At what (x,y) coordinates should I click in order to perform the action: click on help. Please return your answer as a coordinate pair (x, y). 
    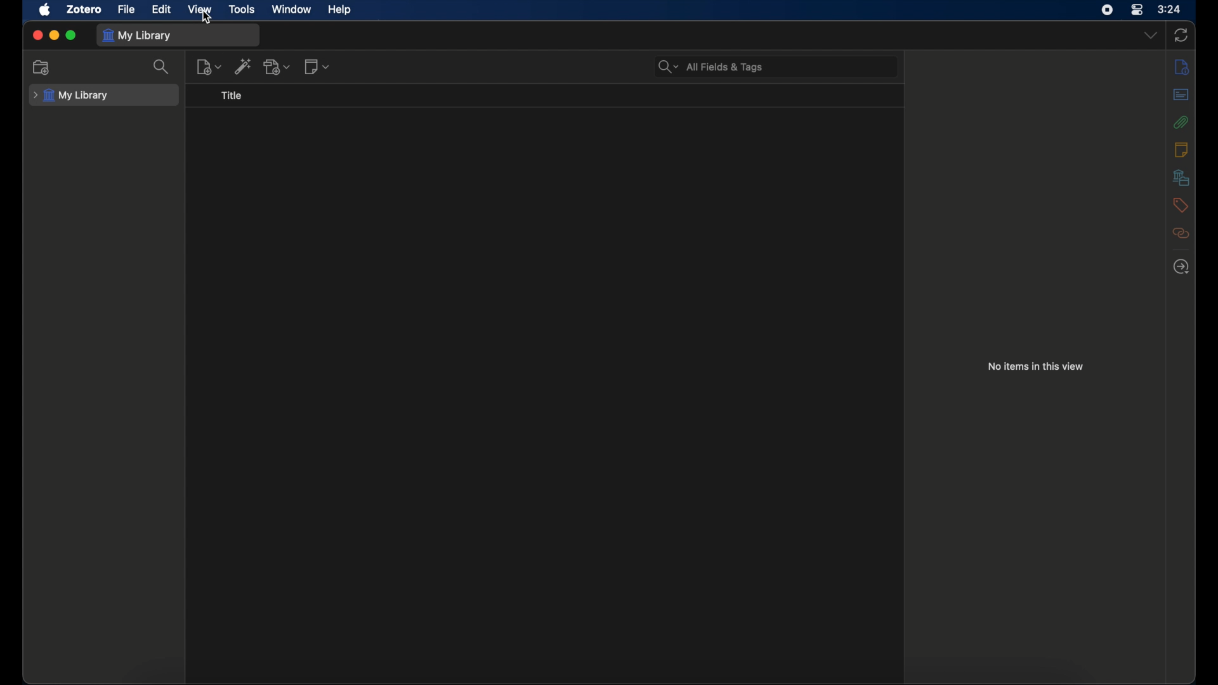
    Looking at the image, I should click on (339, 10).